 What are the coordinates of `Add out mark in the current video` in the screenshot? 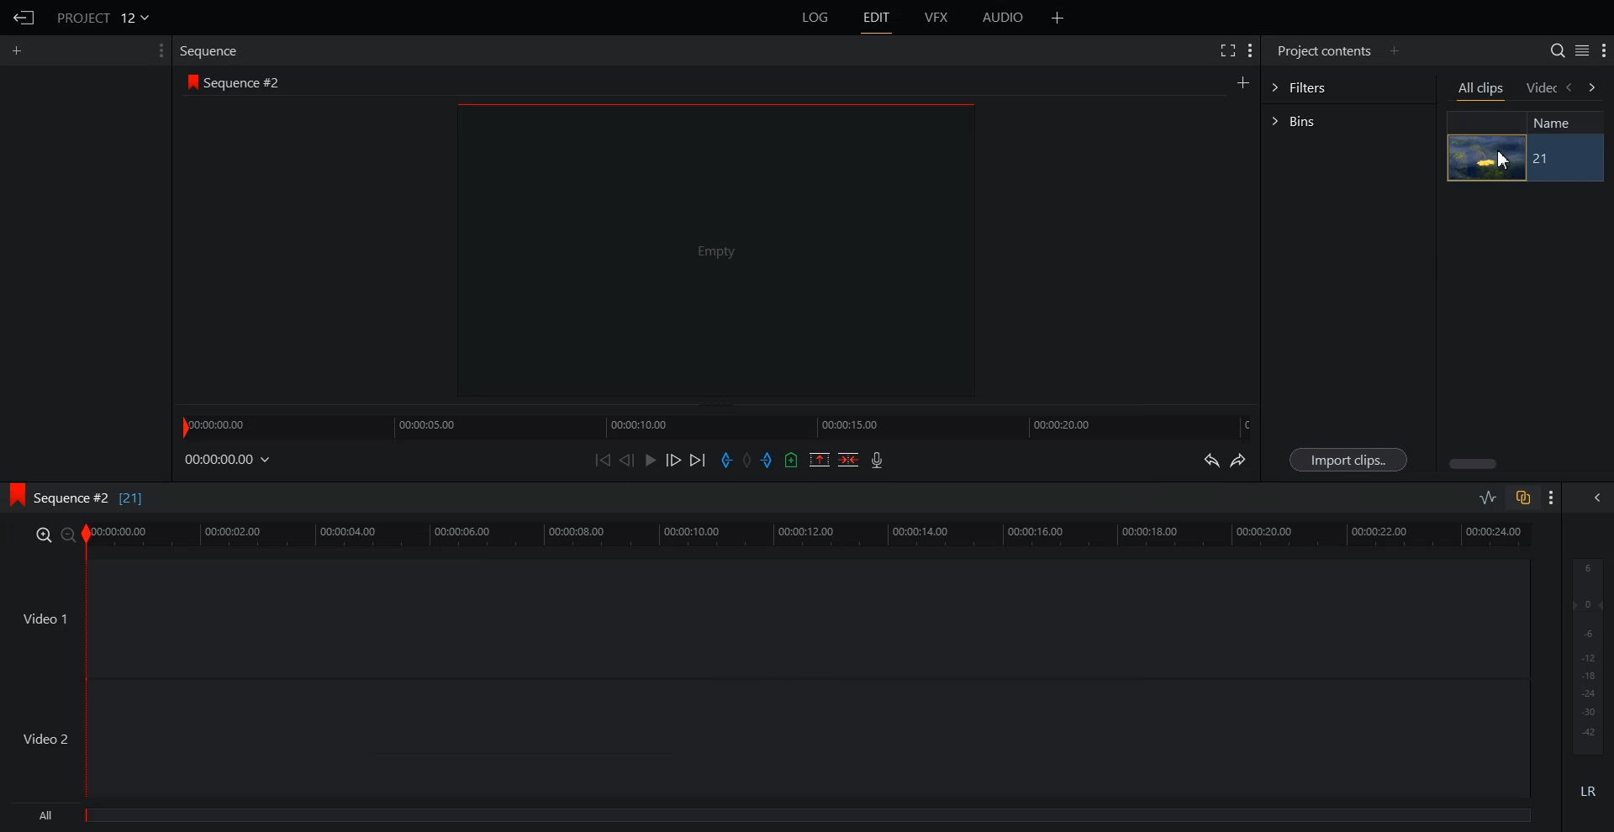 It's located at (767, 461).